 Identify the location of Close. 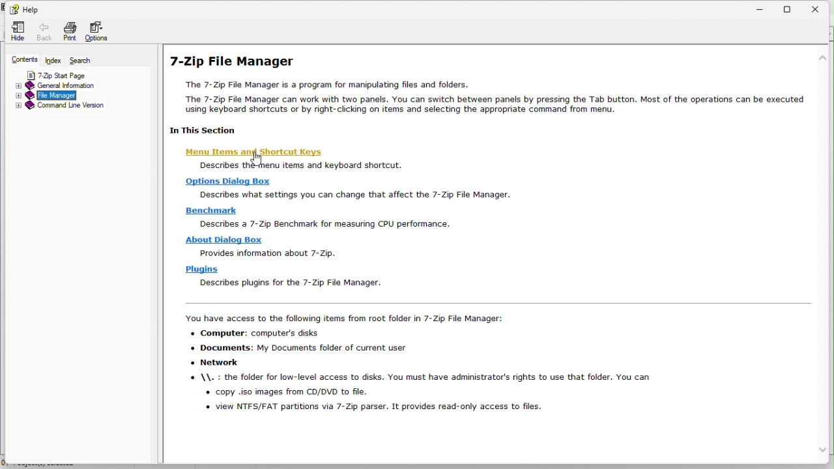
(820, 8).